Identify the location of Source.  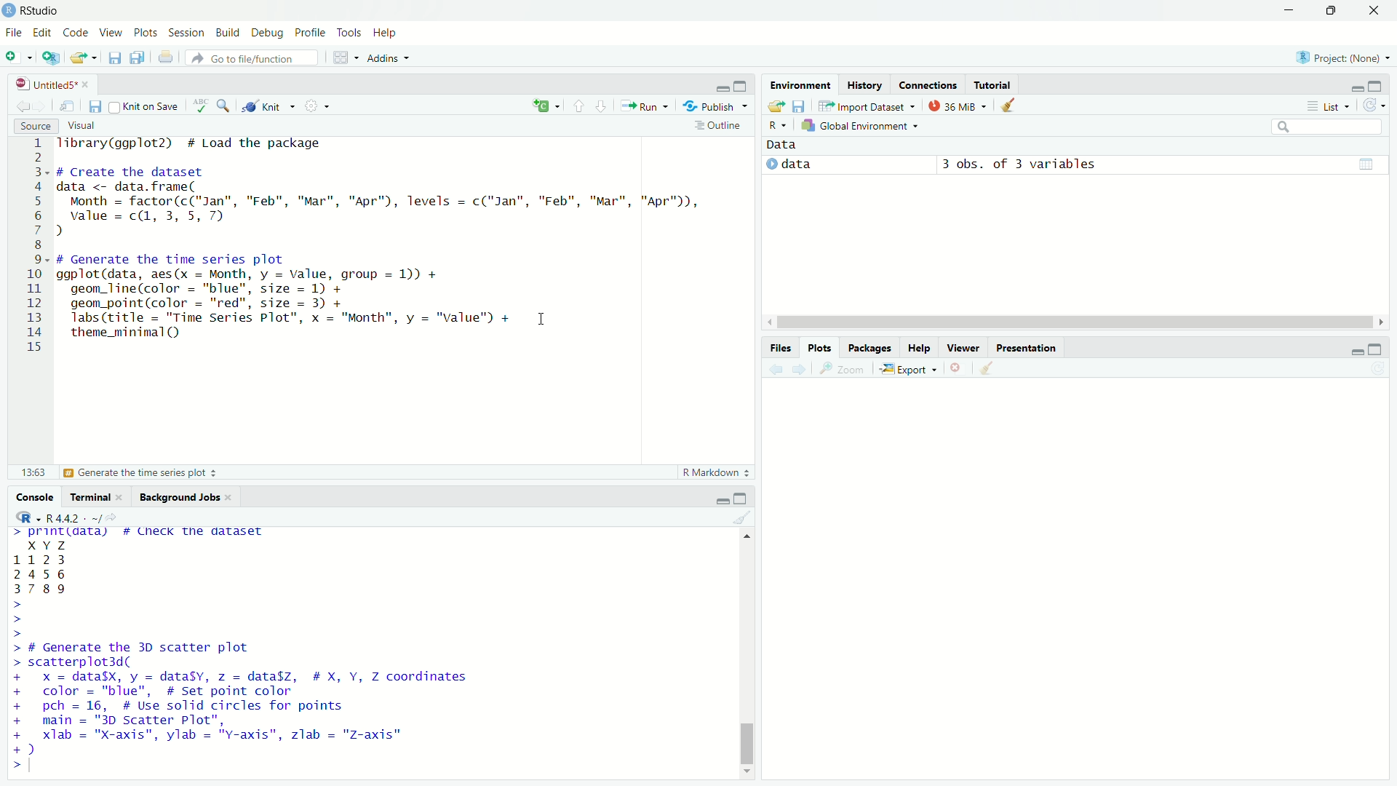
(35, 125).